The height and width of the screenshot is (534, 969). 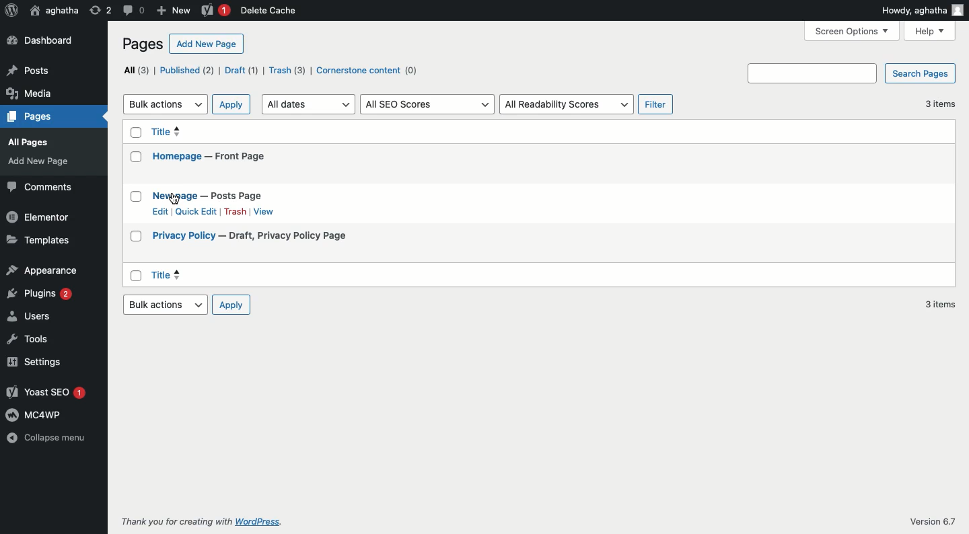 I want to click on 3 items, so click(x=940, y=105).